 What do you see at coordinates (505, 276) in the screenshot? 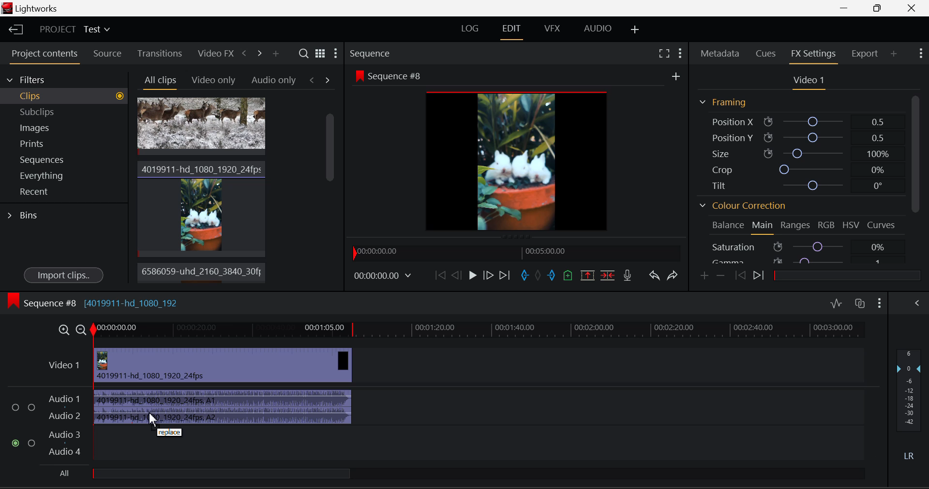
I see `To End` at bounding box center [505, 276].